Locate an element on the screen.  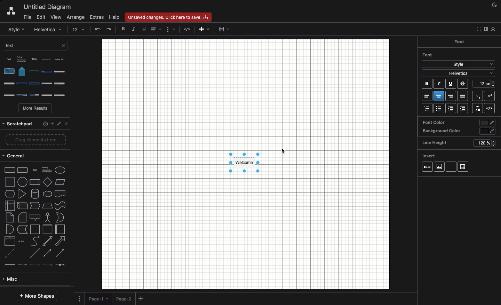
grid is located at coordinates (465, 165).